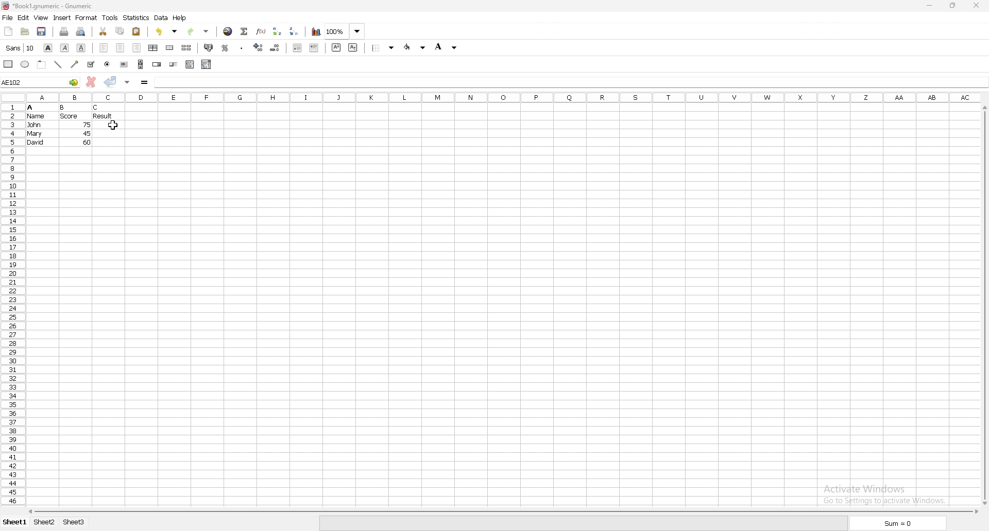 Image resolution: width=989 pixels, height=531 pixels. I want to click on column, so click(508, 97).